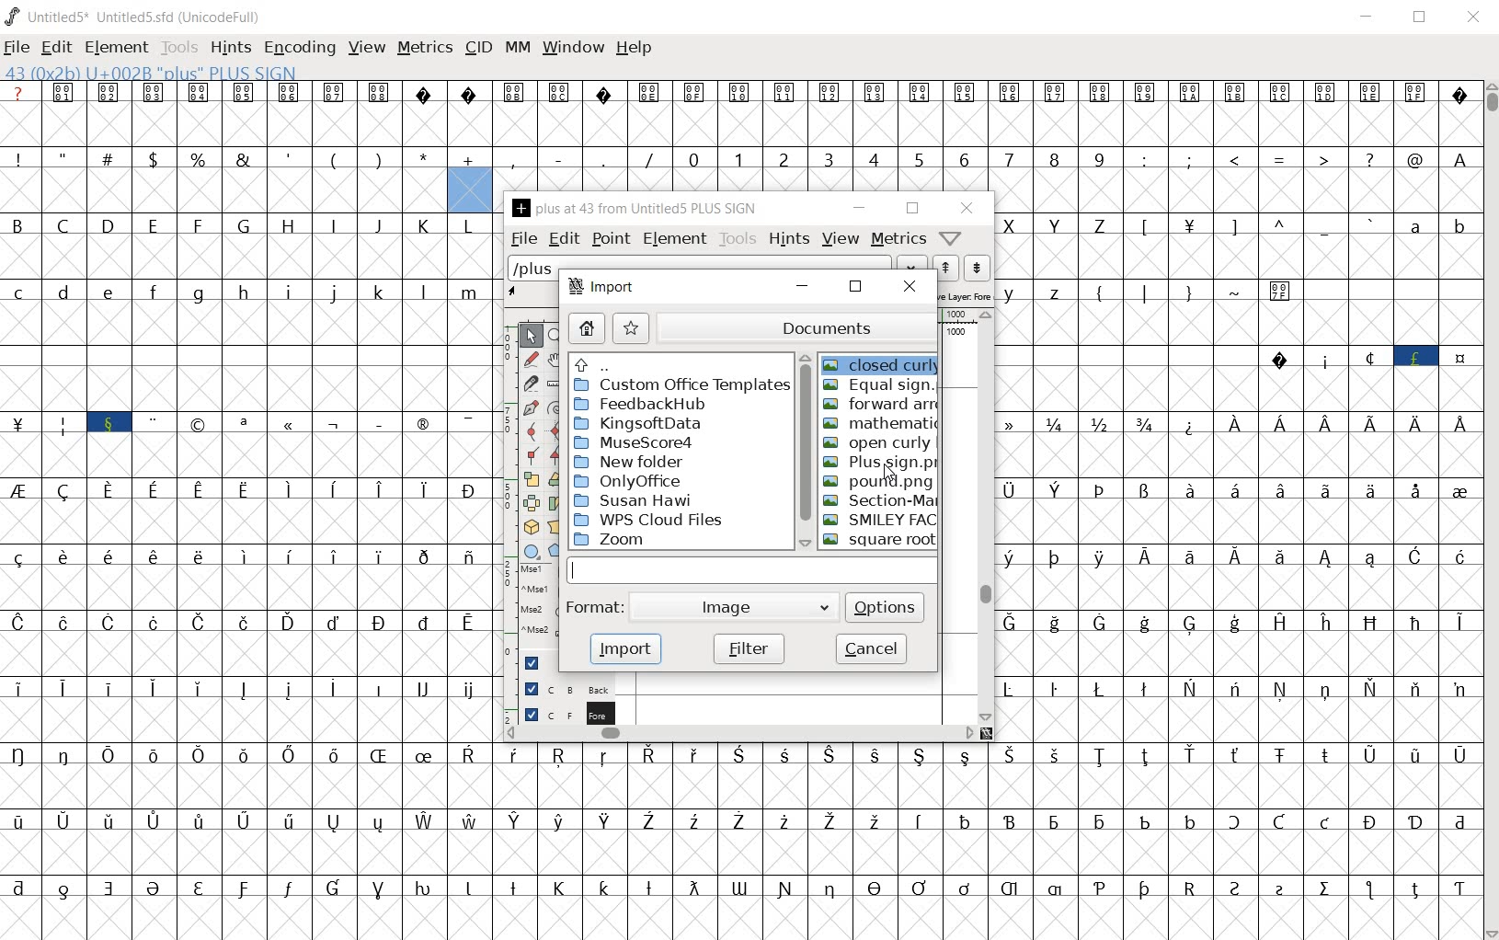 The image size is (1499, 940). What do you see at coordinates (1149, 246) in the screenshot?
I see `L` at bounding box center [1149, 246].